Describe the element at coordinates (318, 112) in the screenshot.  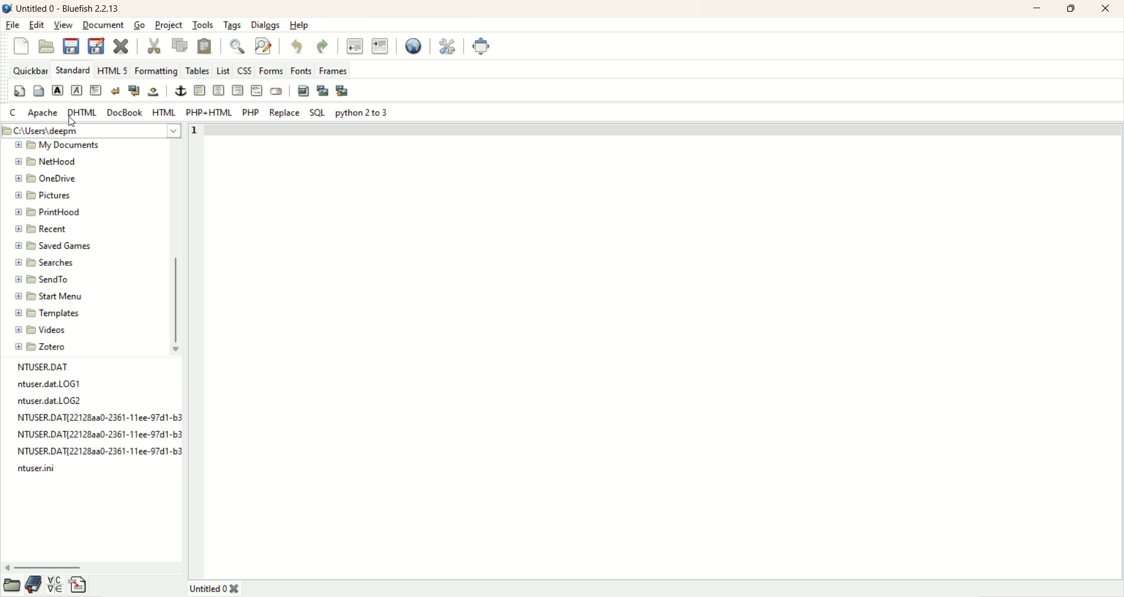
I see `SQL` at that location.